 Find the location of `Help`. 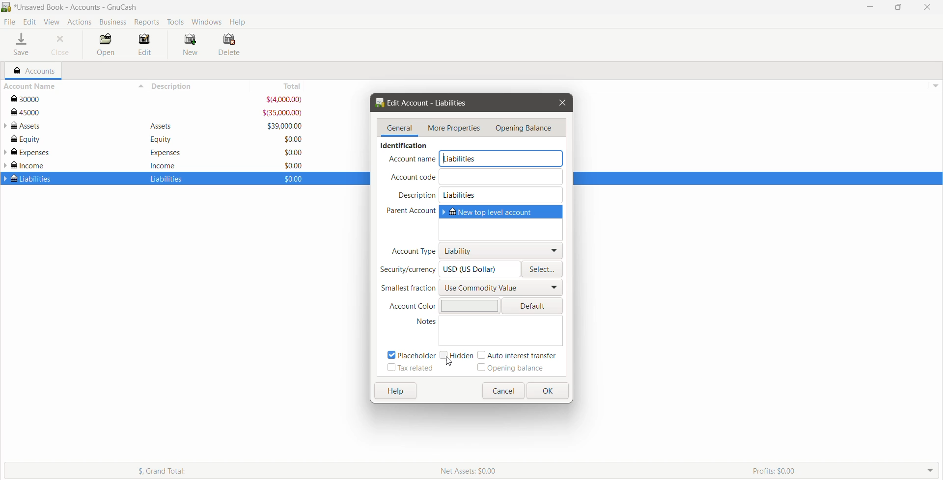

Help is located at coordinates (395, 392).